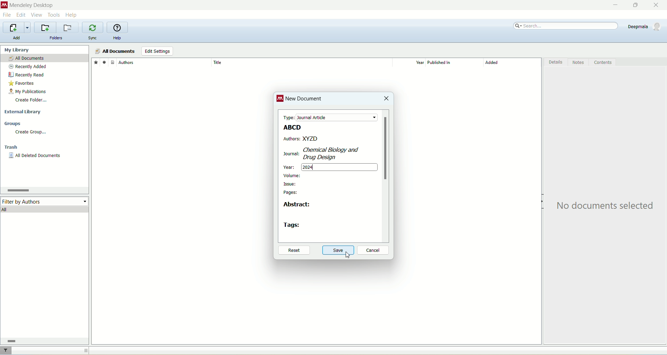  Describe the element at coordinates (293, 225) in the screenshot. I see `tags` at that location.